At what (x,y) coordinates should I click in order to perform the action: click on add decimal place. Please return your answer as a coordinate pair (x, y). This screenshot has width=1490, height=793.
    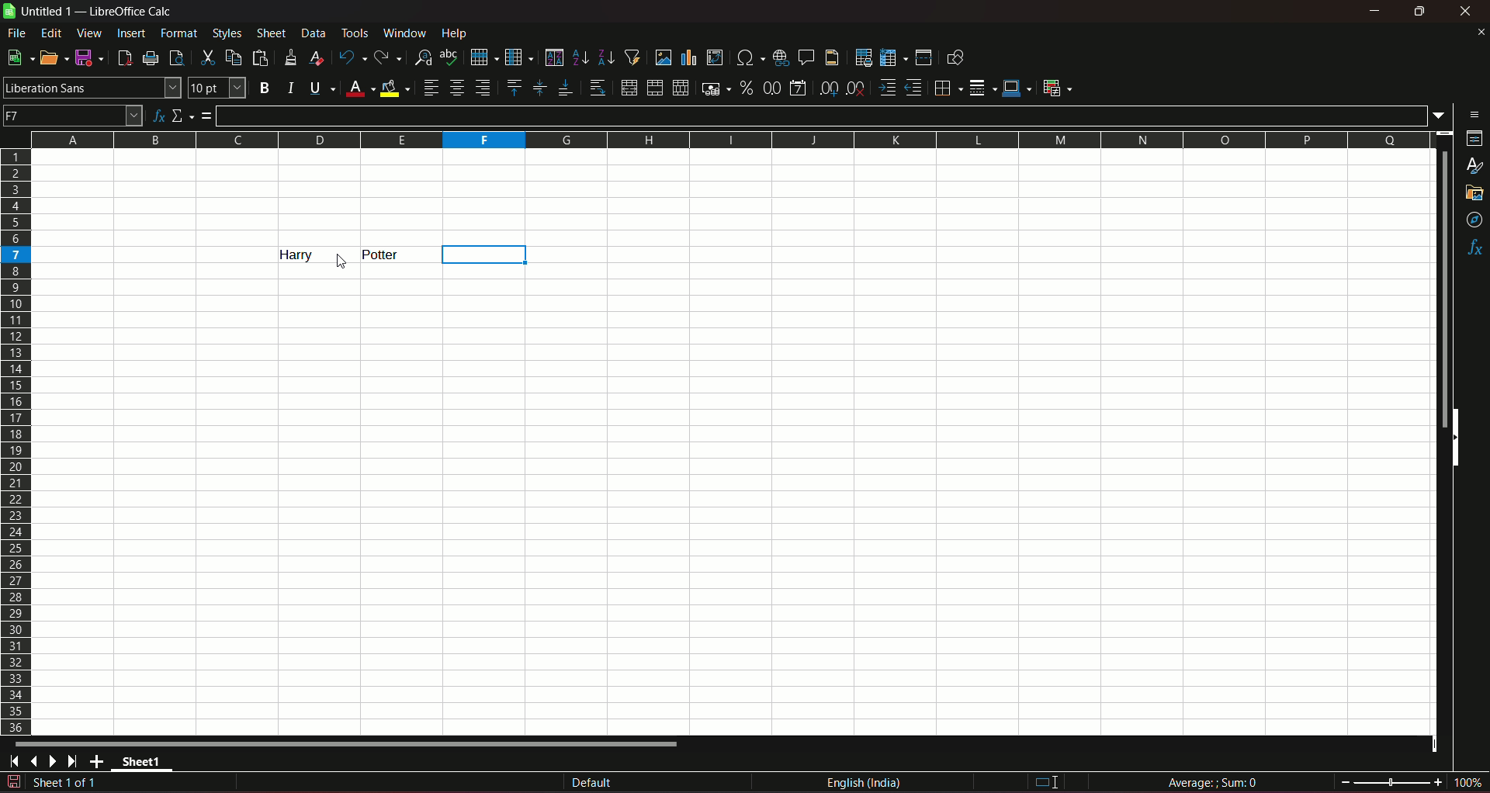
    Looking at the image, I should click on (826, 88).